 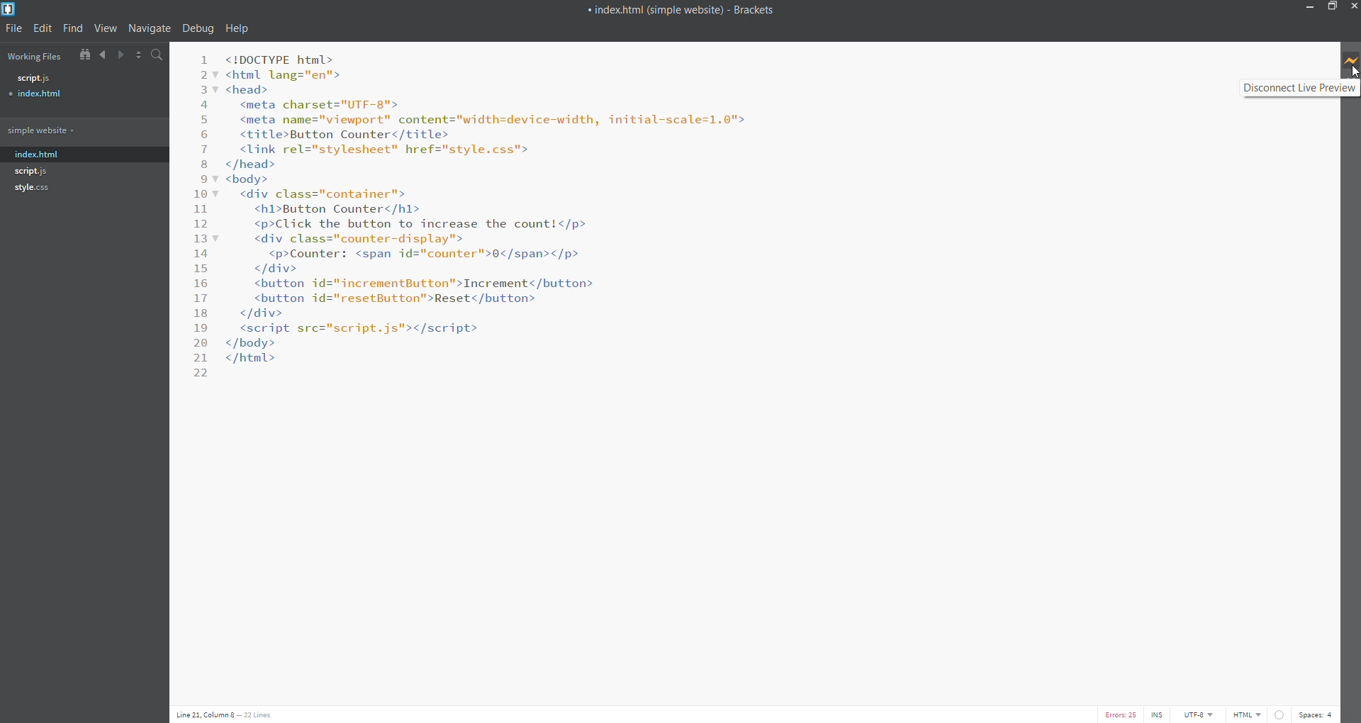 What do you see at coordinates (36, 191) in the screenshot?
I see `style.css.` at bounding box center [36, 191].